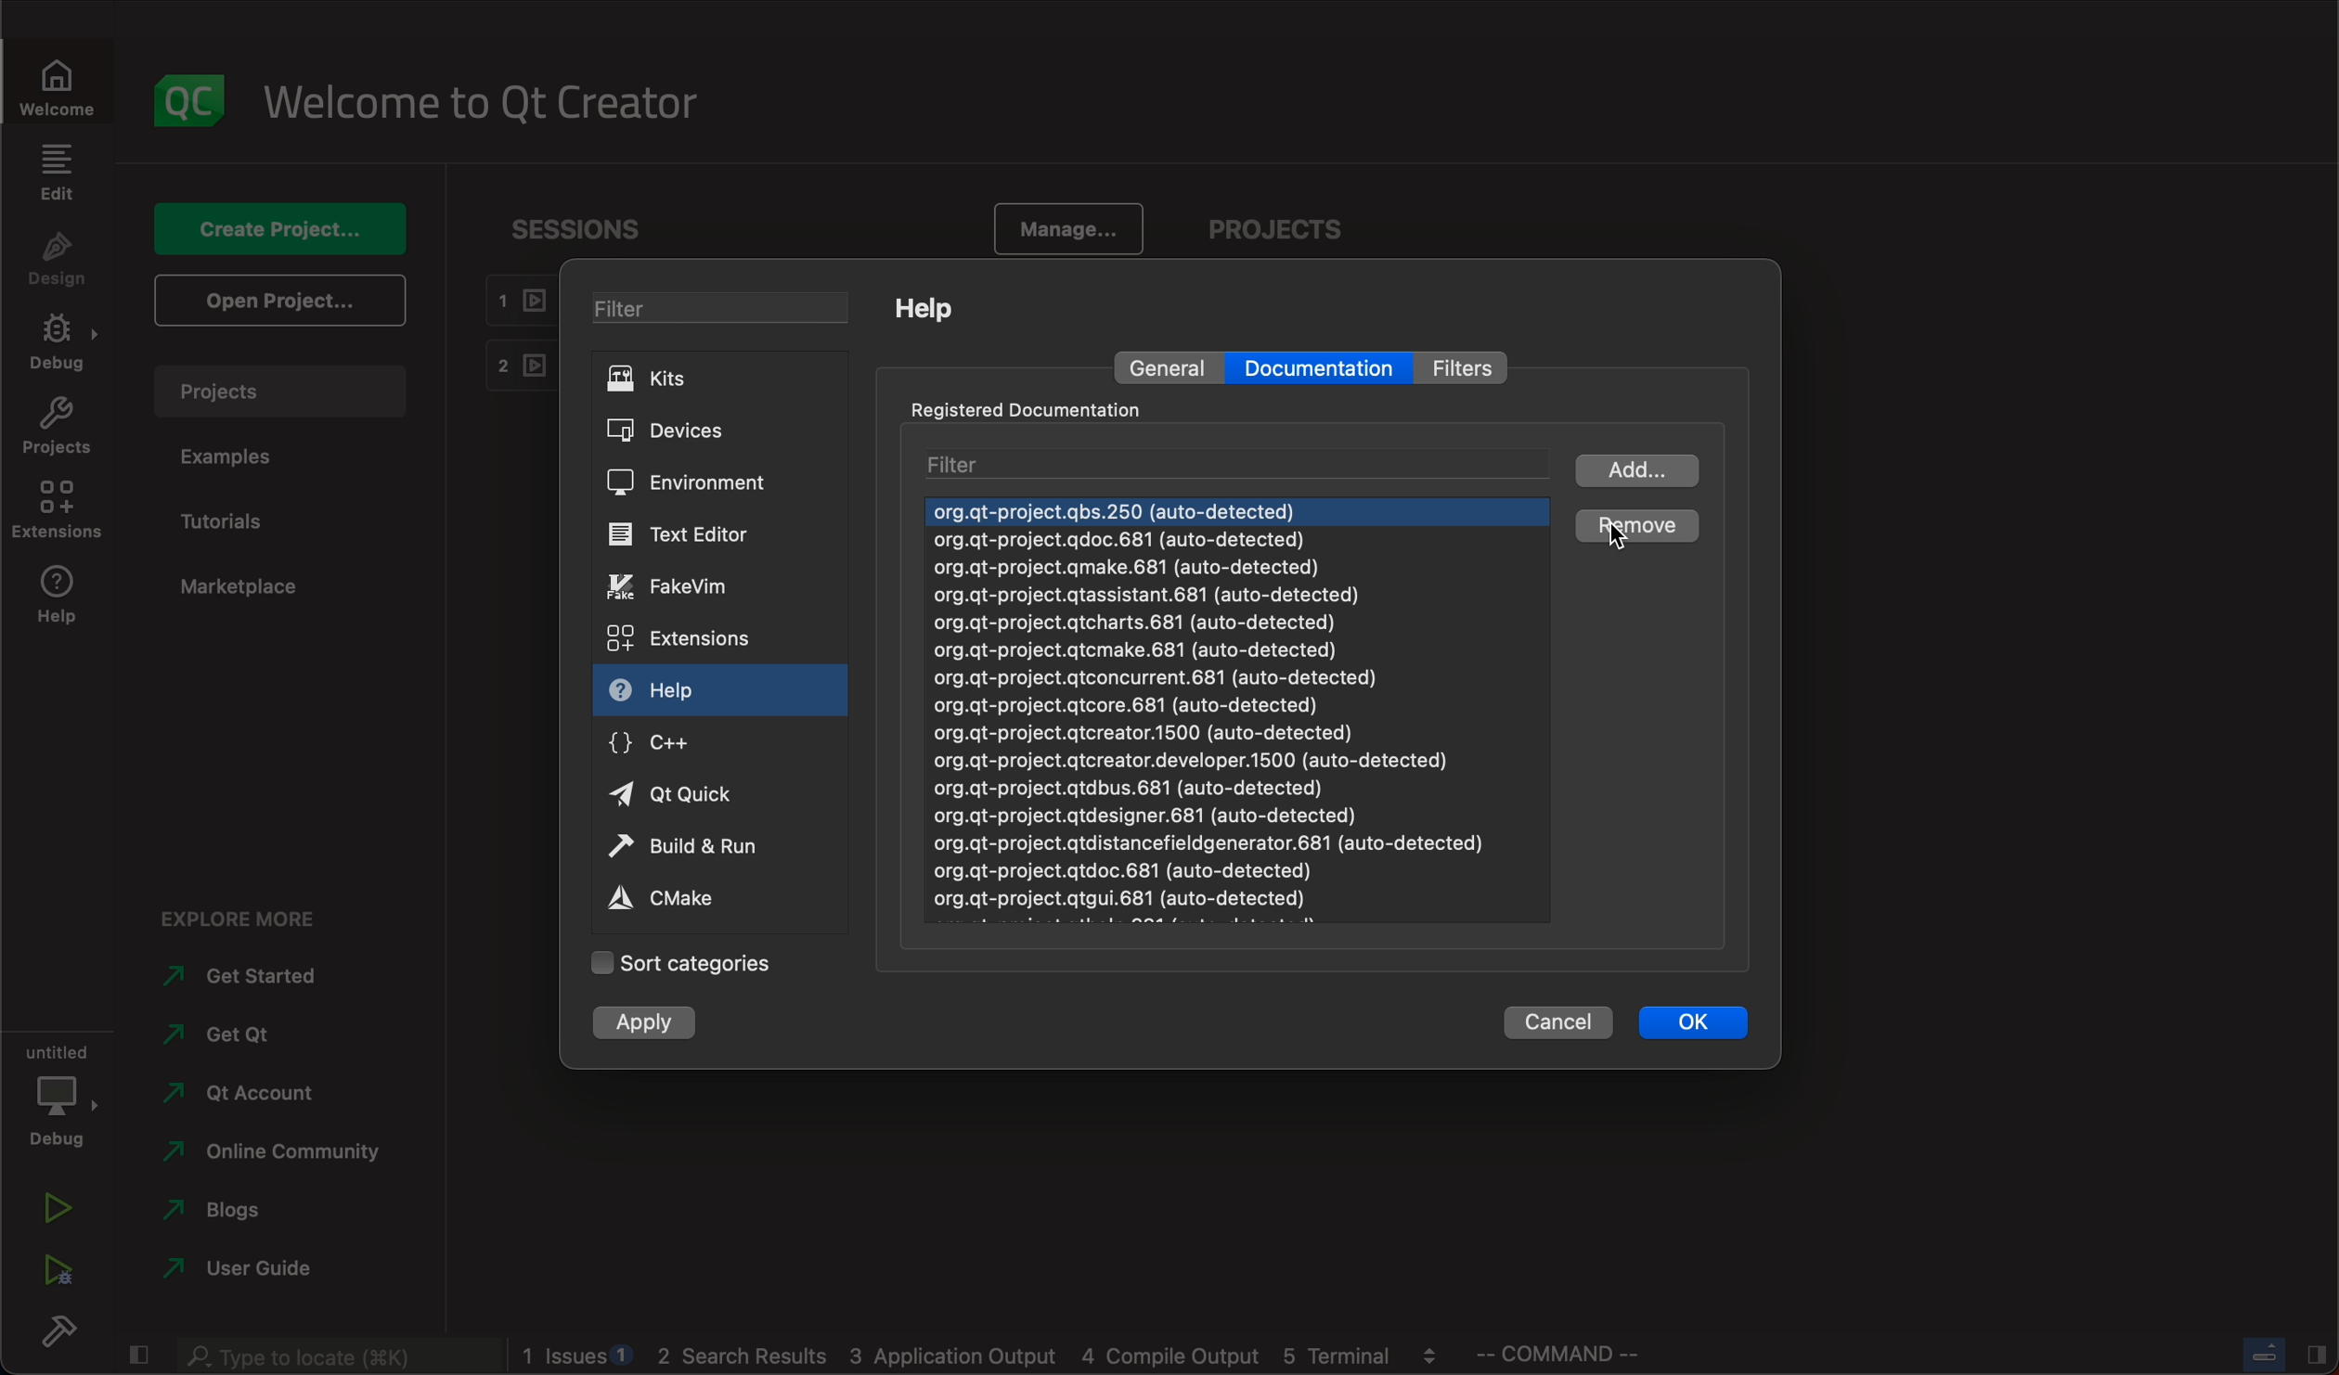 This screenshot has height=1375, width=2339. Describe the element at coordinates (691, 585) in the screenshot. I see `vim` at that location.